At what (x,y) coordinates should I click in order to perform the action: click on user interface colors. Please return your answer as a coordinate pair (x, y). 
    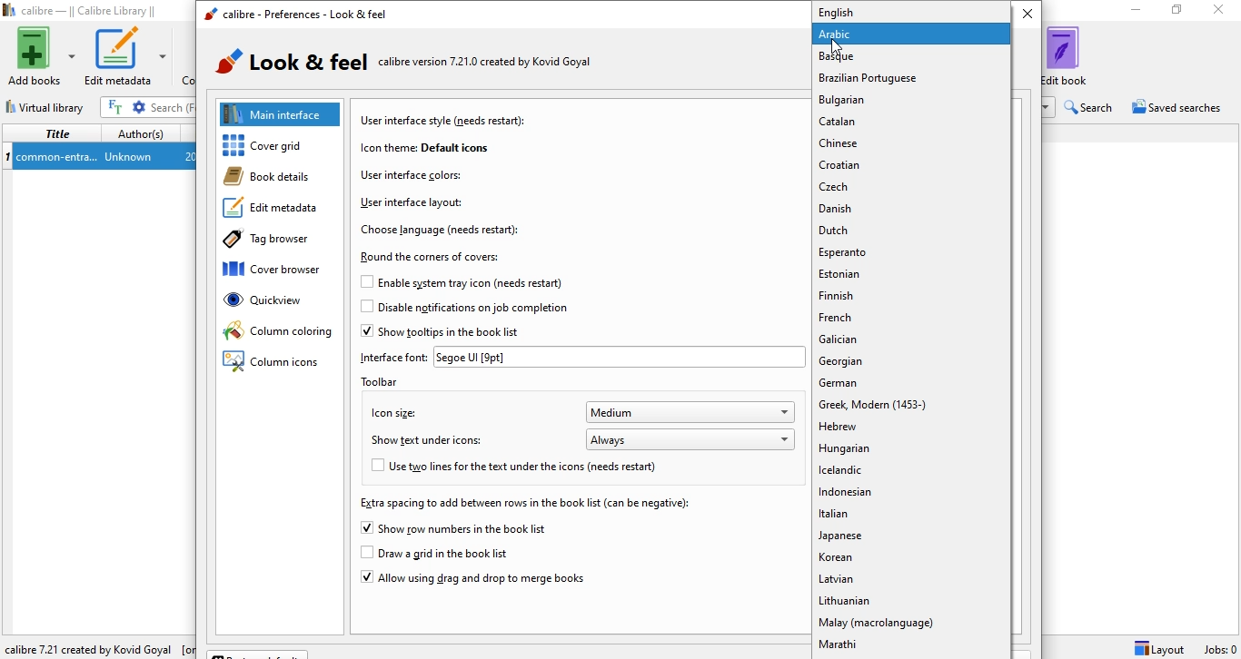
    Looking at the image, I should click on (411, 173).